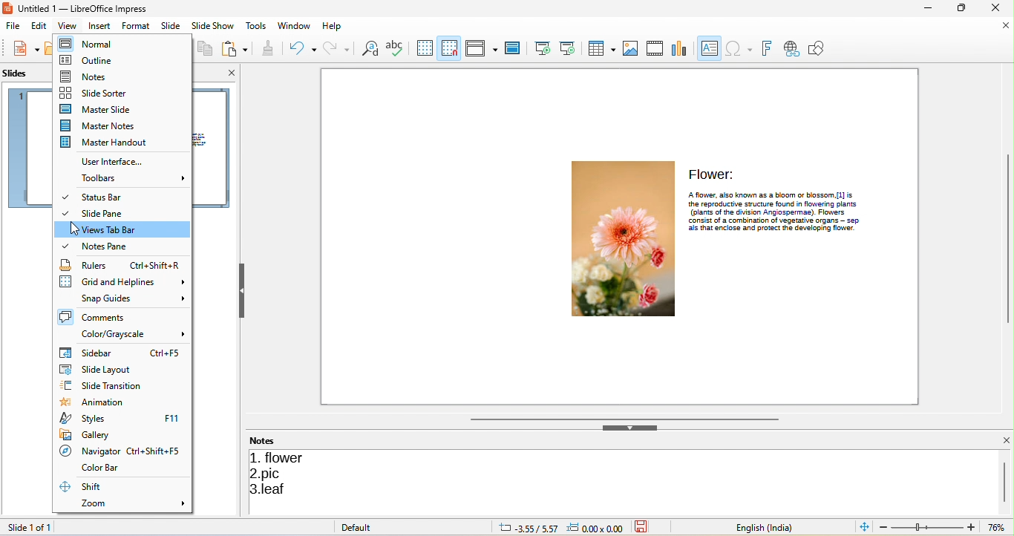 This screenshot has height=536, width=1014. Describe the element at coordinates (104, 198) in the screenshot. I see `status bar` at that location.